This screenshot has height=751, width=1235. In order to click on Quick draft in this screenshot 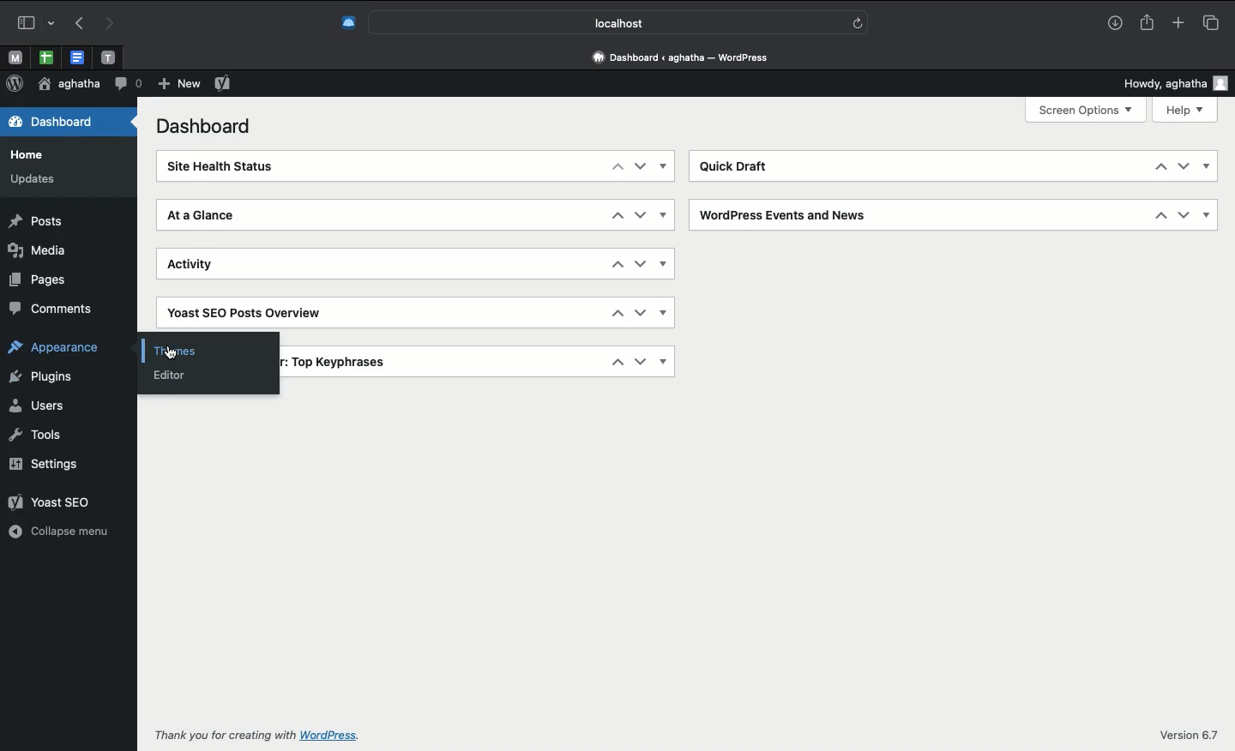, I will do `click(741, 165)`.